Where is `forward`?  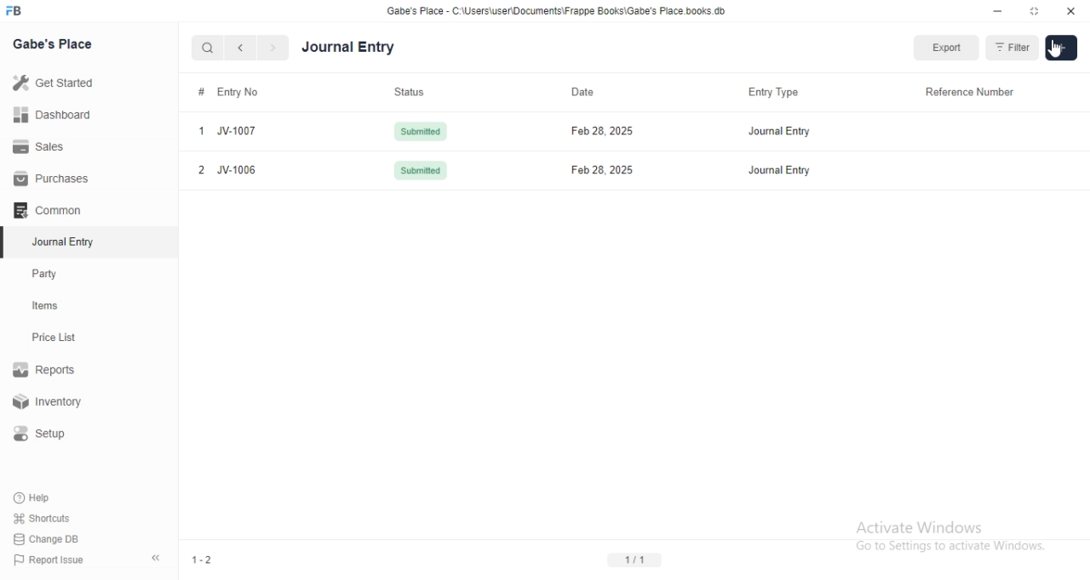
forward is located at coordinates (274, 48).